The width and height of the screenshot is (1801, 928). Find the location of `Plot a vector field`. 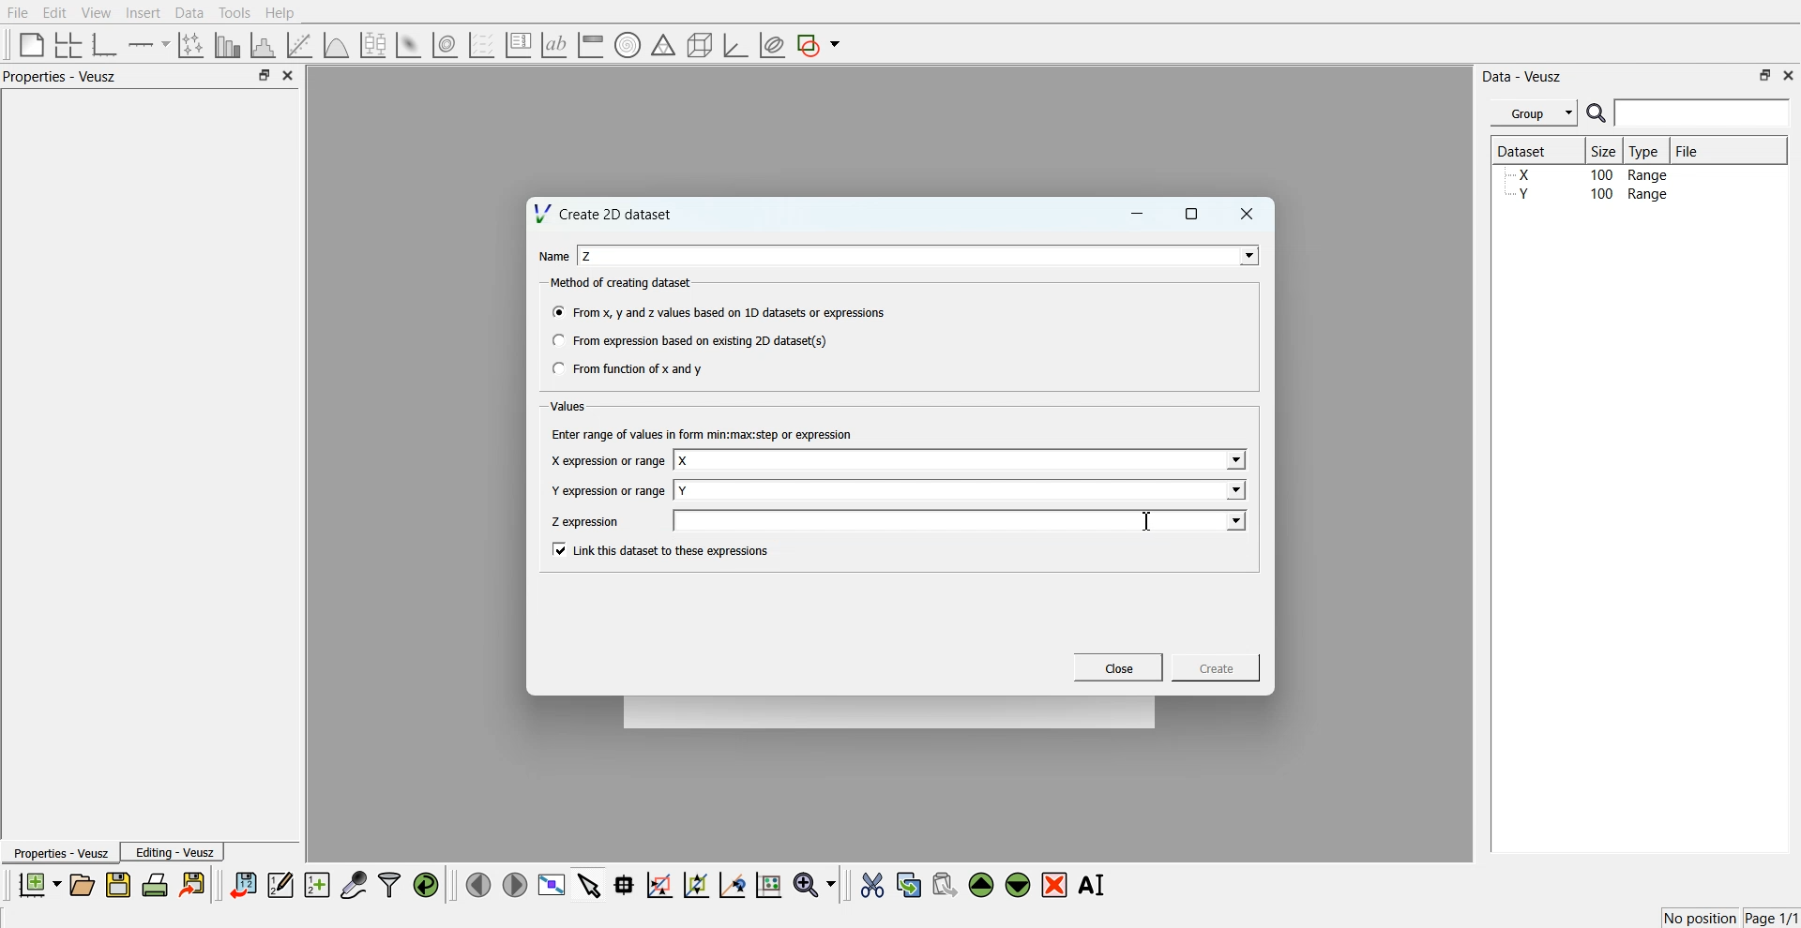

Plot a vector field is located at coordinates (481, 46).